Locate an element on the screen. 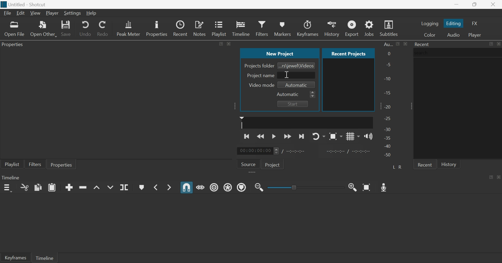  Filters is located at coordinates (261, 28).